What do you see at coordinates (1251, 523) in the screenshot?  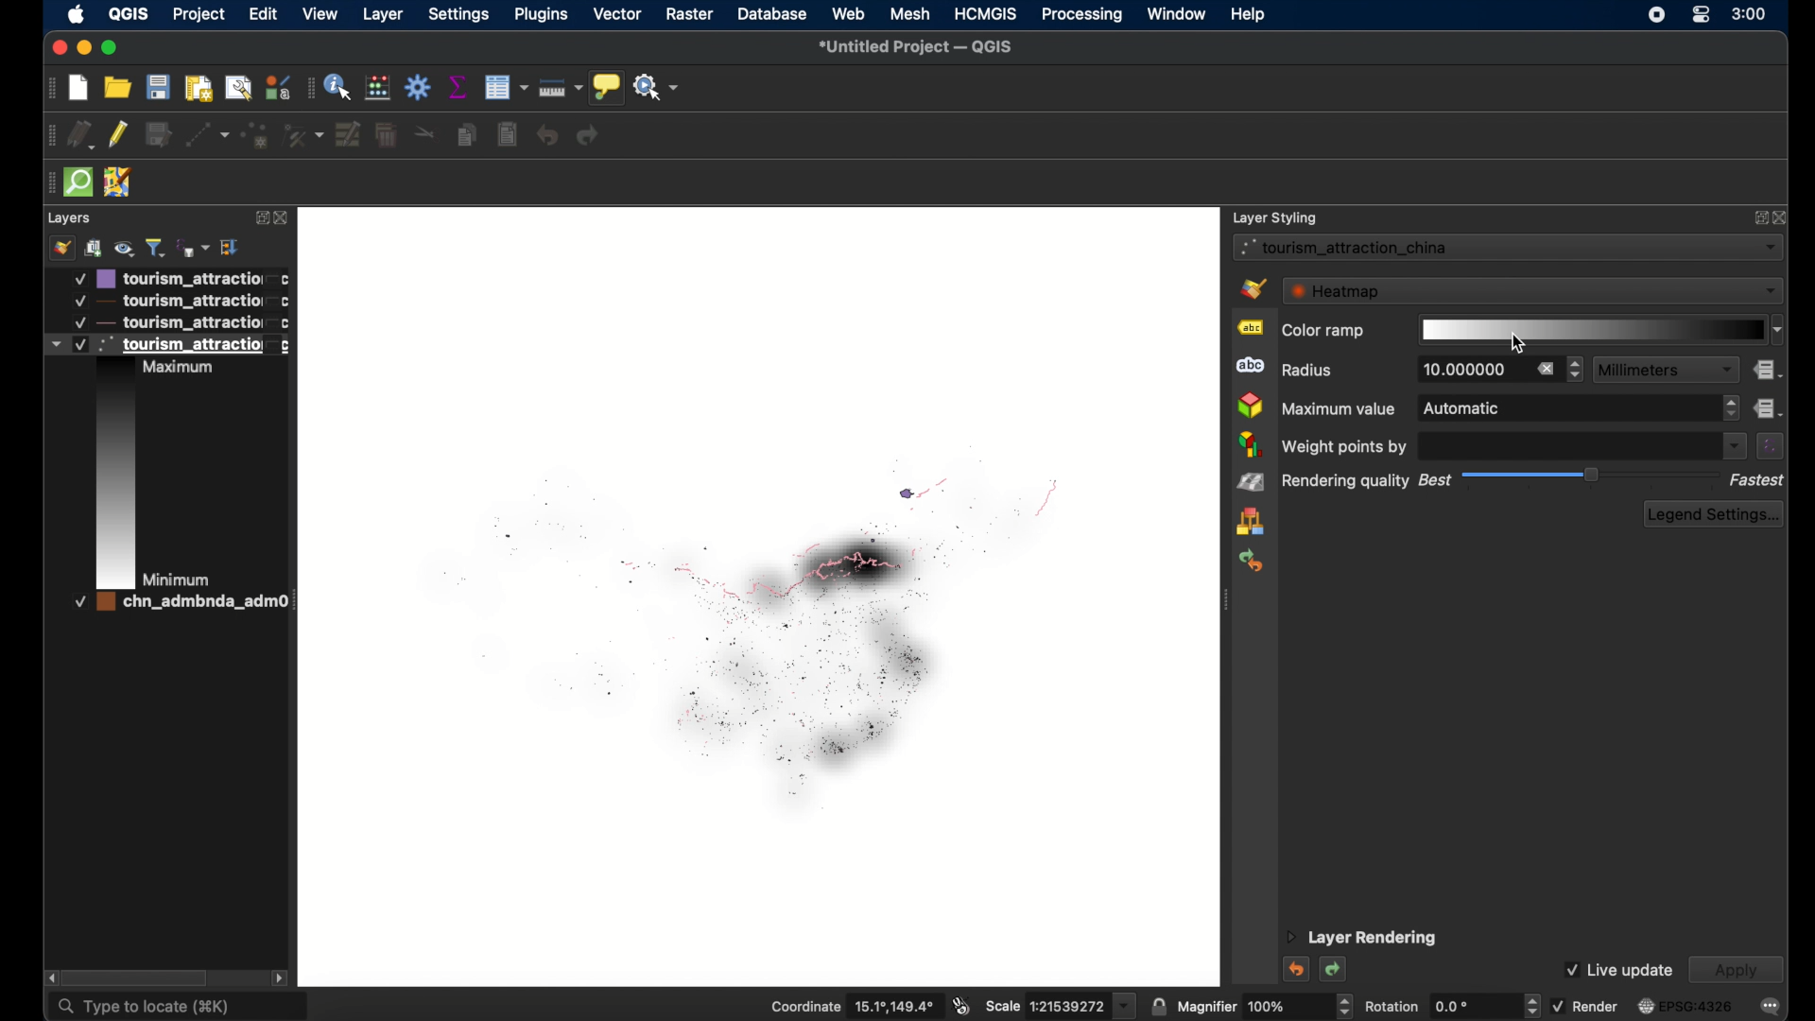 I see `style manager` at bounding box center [1251, 523].